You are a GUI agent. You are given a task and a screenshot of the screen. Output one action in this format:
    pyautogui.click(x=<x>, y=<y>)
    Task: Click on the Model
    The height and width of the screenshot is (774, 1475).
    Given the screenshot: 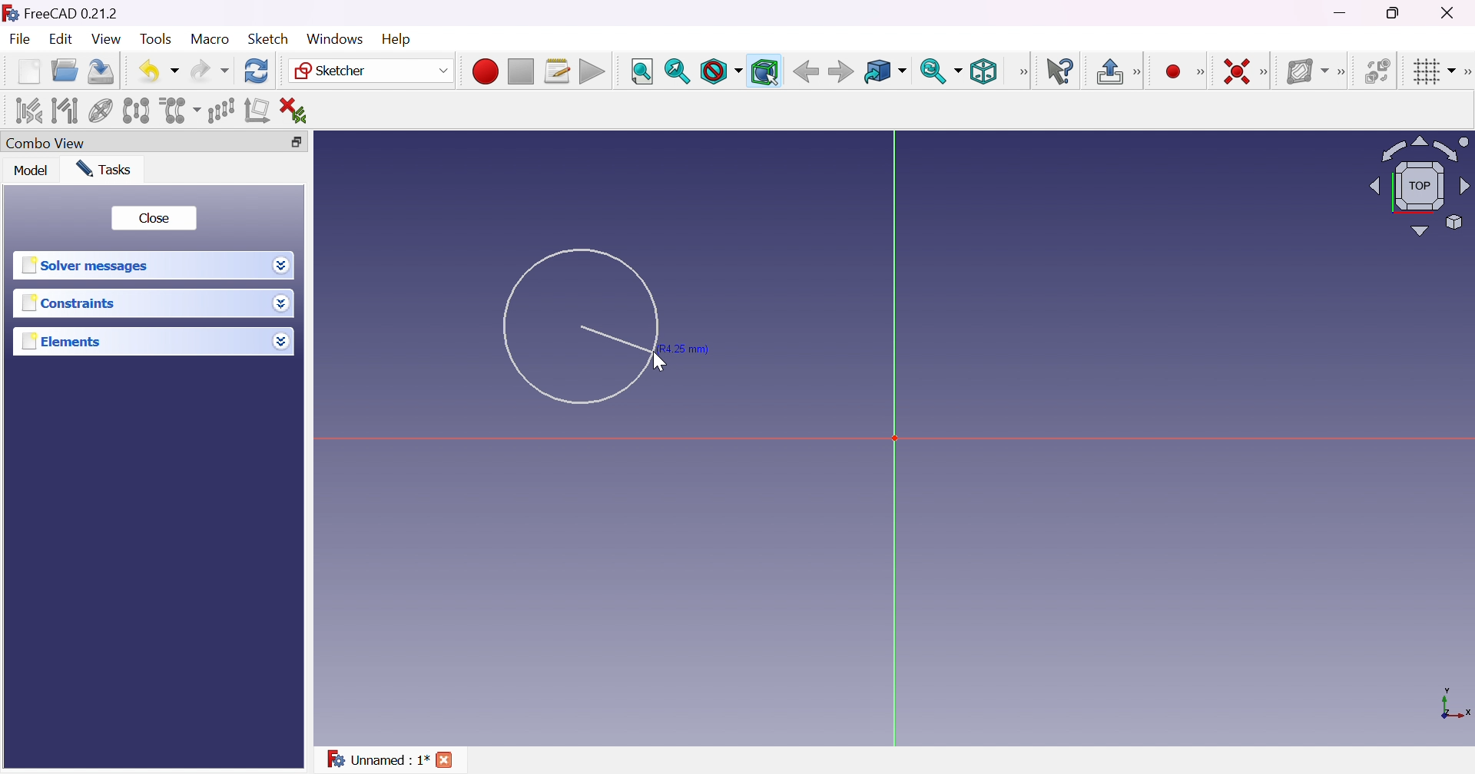 What is the action you would take?
    pyautogui.click(x=32, y=171)
    